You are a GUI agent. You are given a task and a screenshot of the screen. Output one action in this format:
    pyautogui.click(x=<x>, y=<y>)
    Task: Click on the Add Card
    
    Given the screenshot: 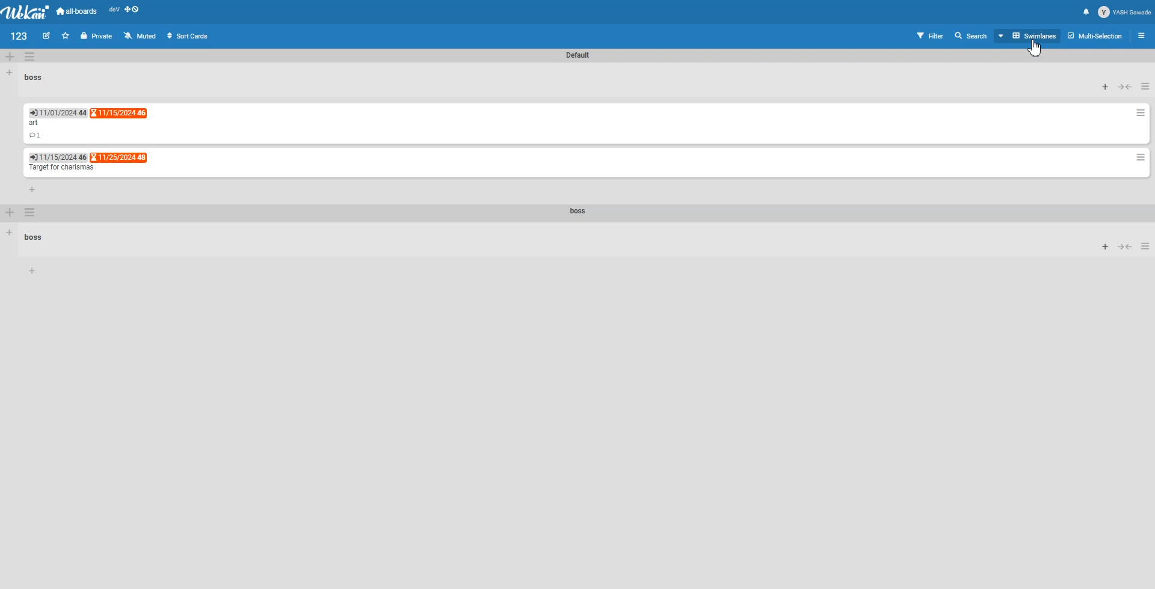 What is the action you would take?
    pyautogui.click(x=32, y=271)
    